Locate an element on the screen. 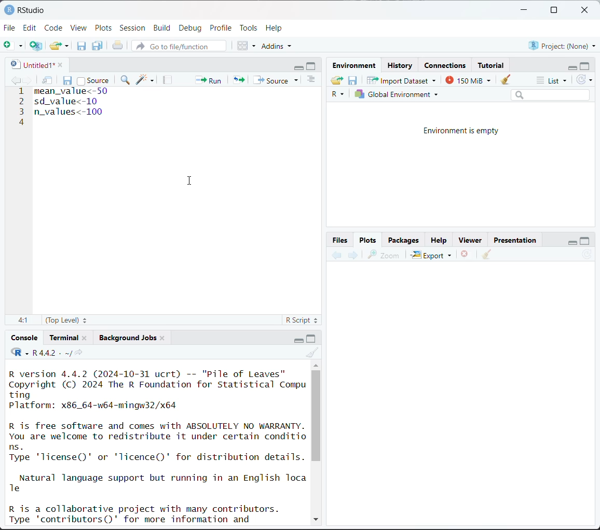  Import Dataset is located at coordinates (402, 80).